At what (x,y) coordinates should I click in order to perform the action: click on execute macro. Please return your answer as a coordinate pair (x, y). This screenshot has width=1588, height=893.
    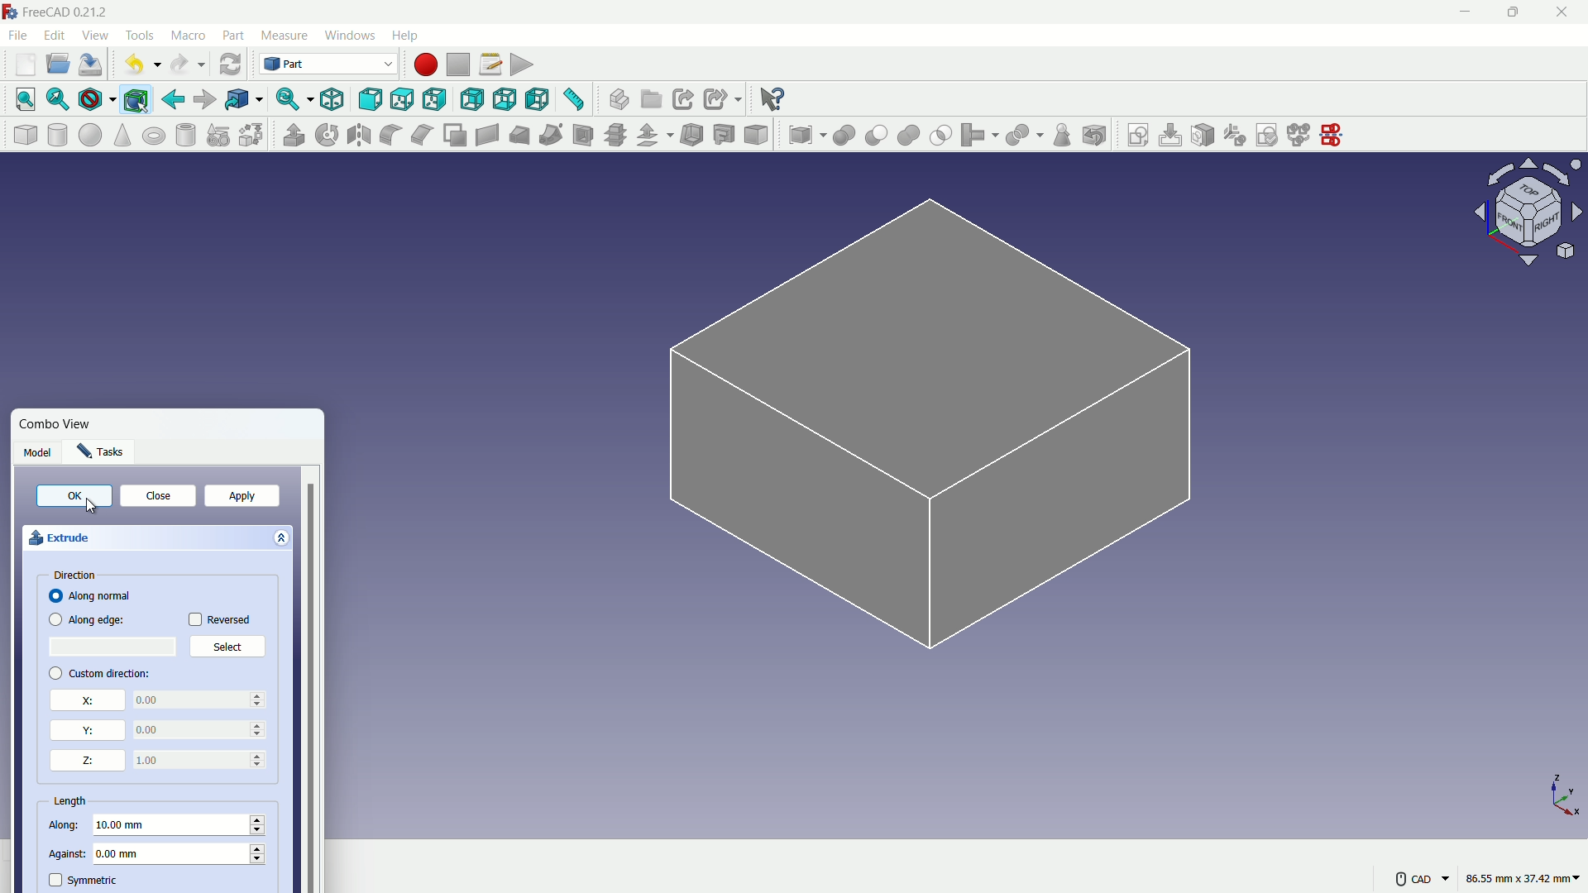
    Looking at the image, I should click on (521, 63).